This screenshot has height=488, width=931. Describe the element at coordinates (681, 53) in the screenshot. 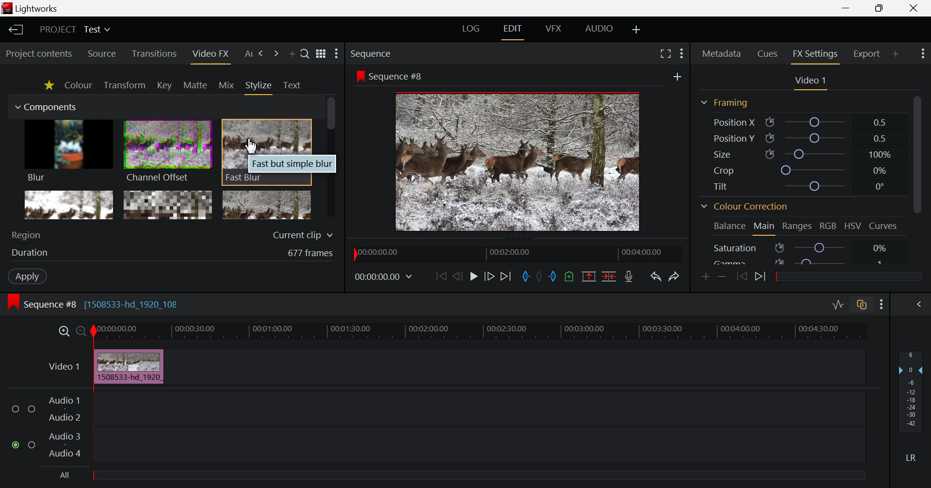

I see `Show Settings` at that location.